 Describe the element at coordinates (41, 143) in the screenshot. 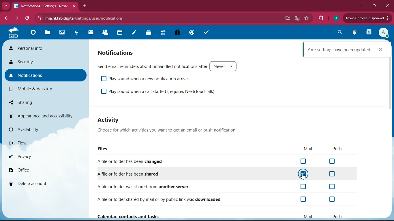

I see `flow` at that location.